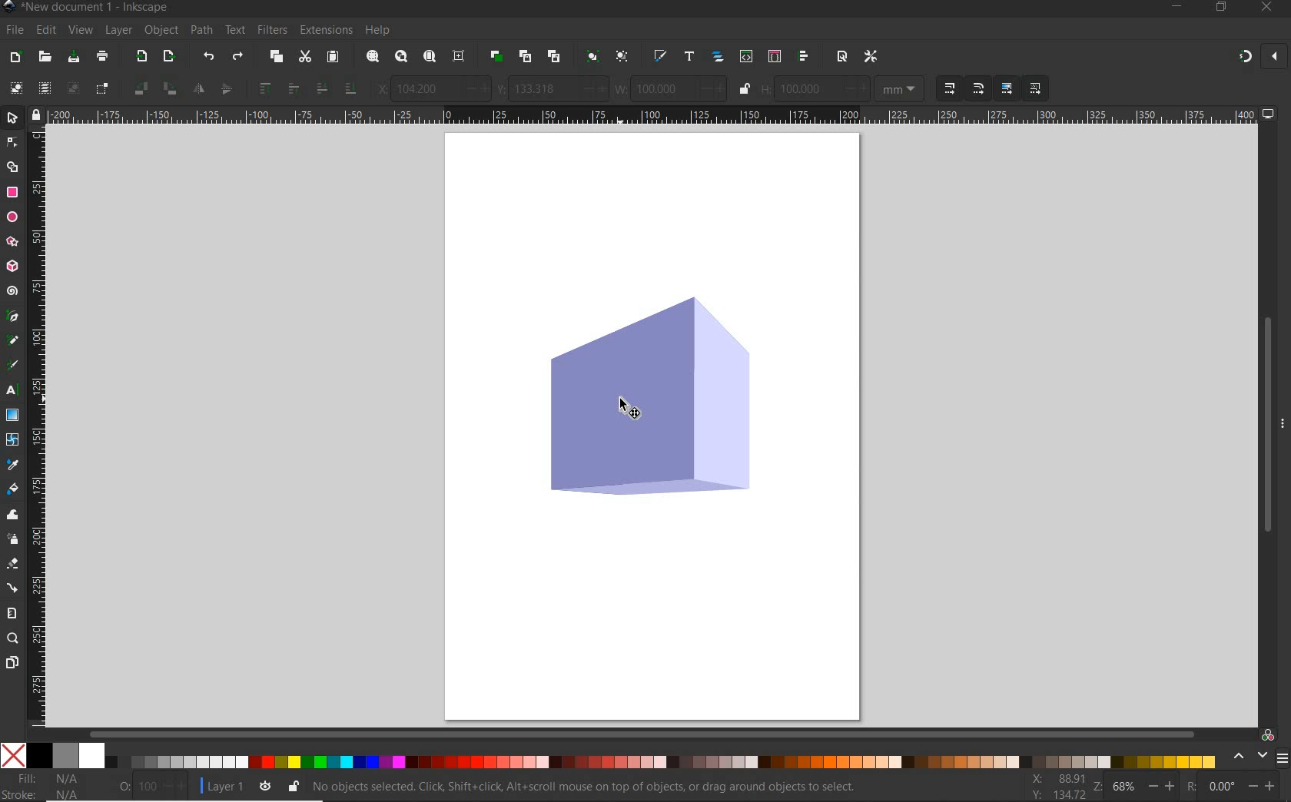 The width and height of the screenshot is (1291, 802). I want to click on SCROLLBAR, so click(1267, 426).